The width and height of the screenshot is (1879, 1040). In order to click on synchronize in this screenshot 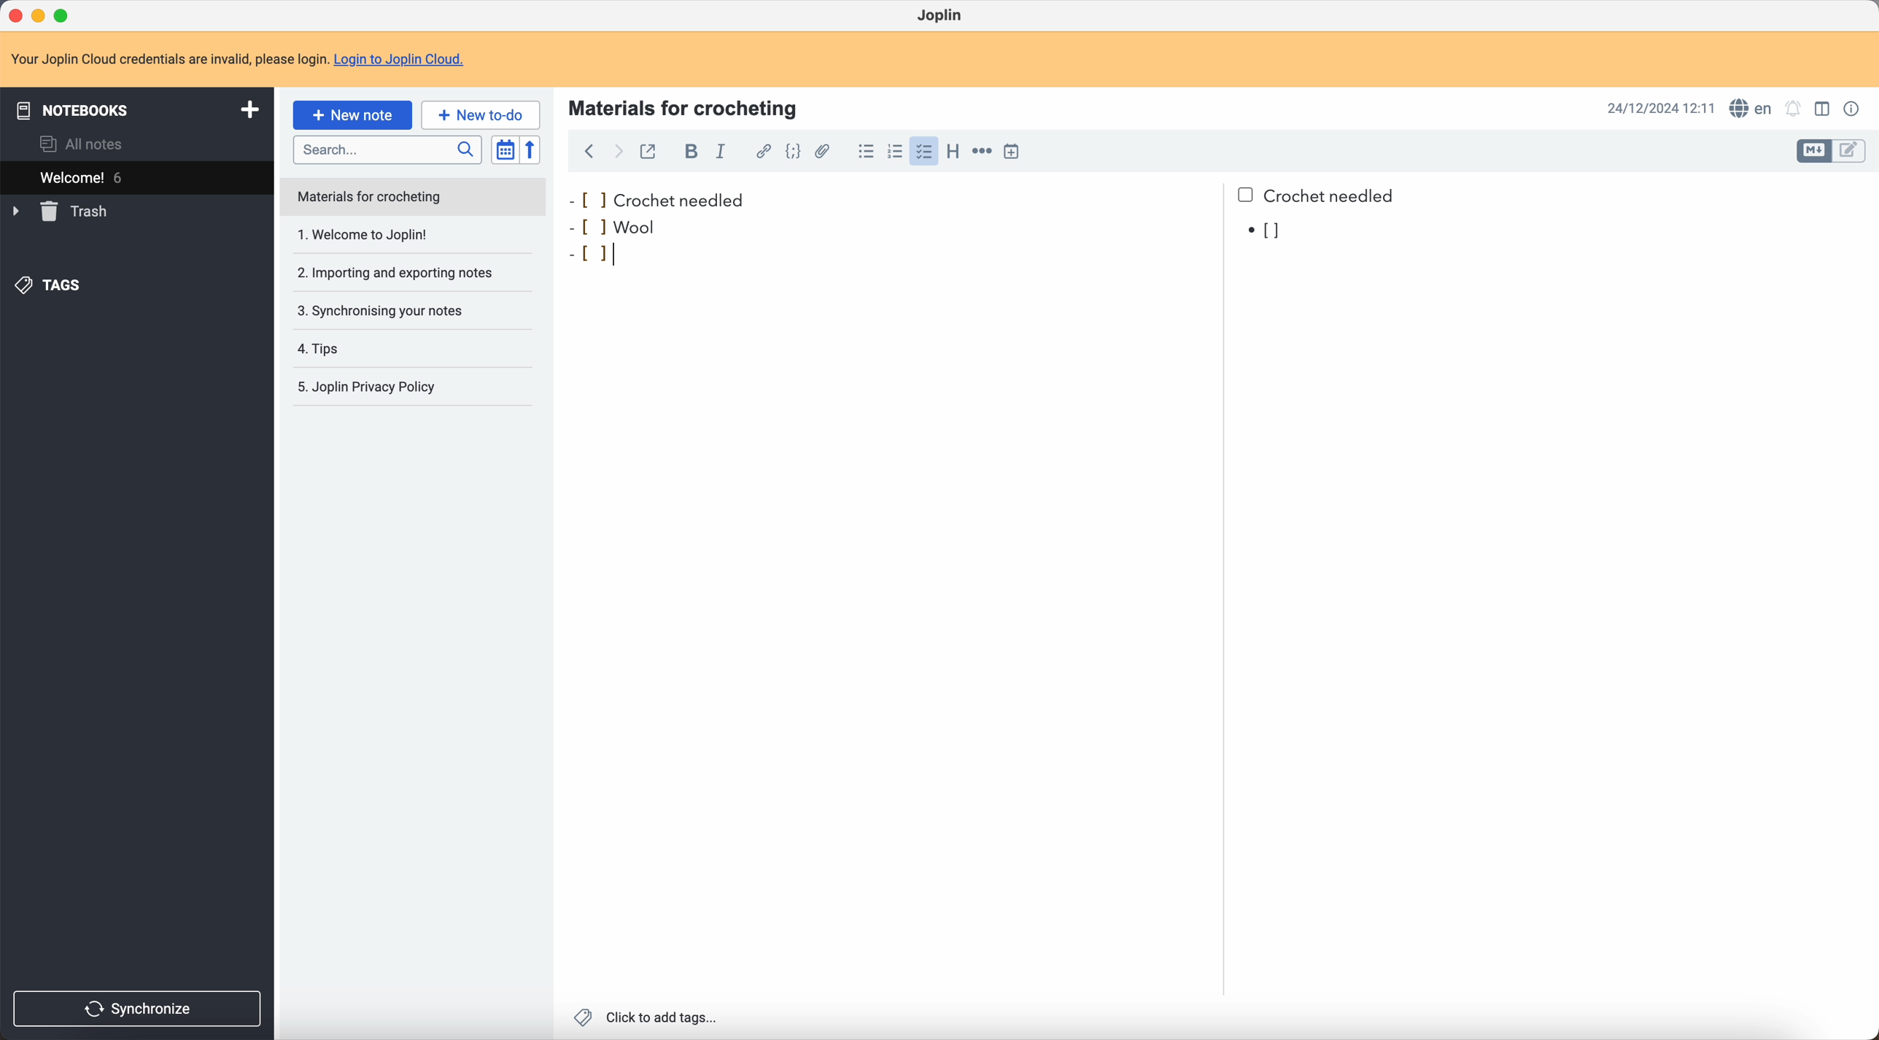, I will do `click(139, 1009)`.